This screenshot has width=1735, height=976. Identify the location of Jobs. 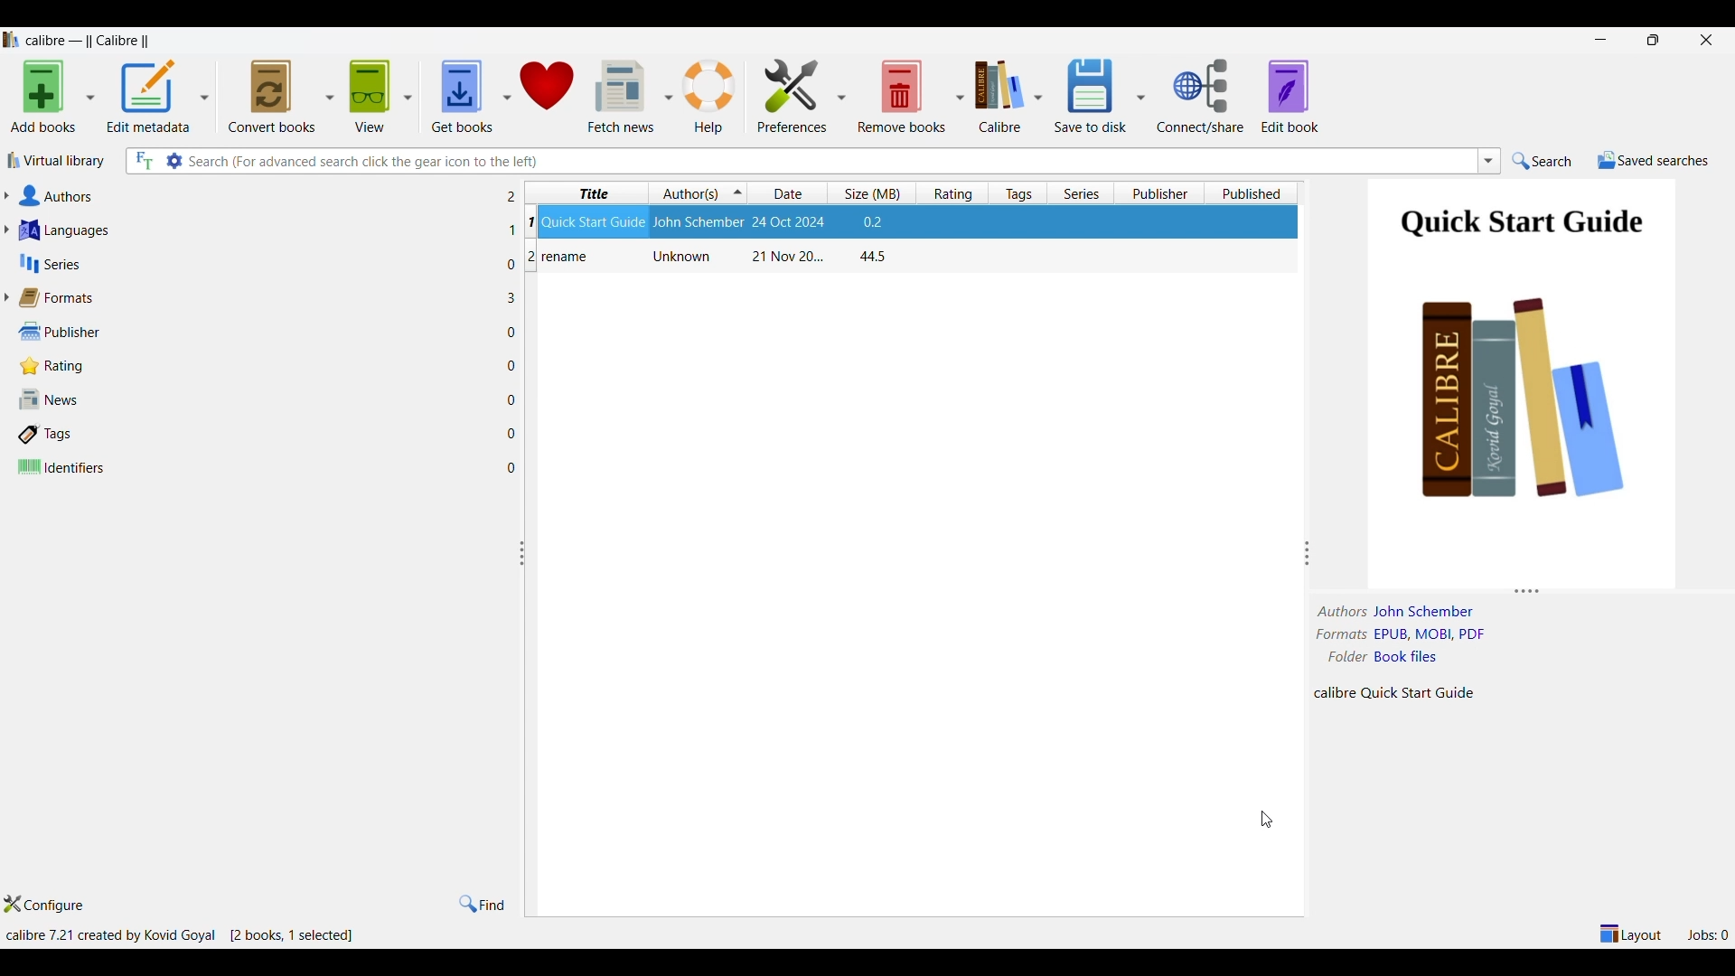
(1707, 935).